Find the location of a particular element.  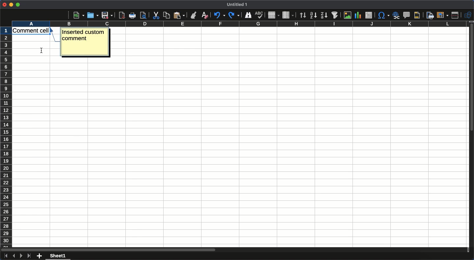

Finder is located at coordinates (249, 15).